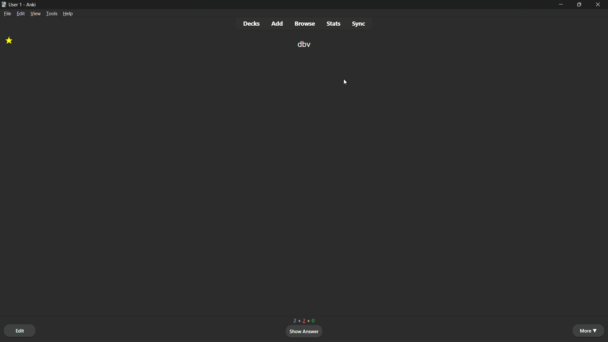 The width and height of the screenshot is (608, 342). What do you see at coordinates (16, 4) in the screenshot?
I see `user 1` at bounding box center [16, 4].